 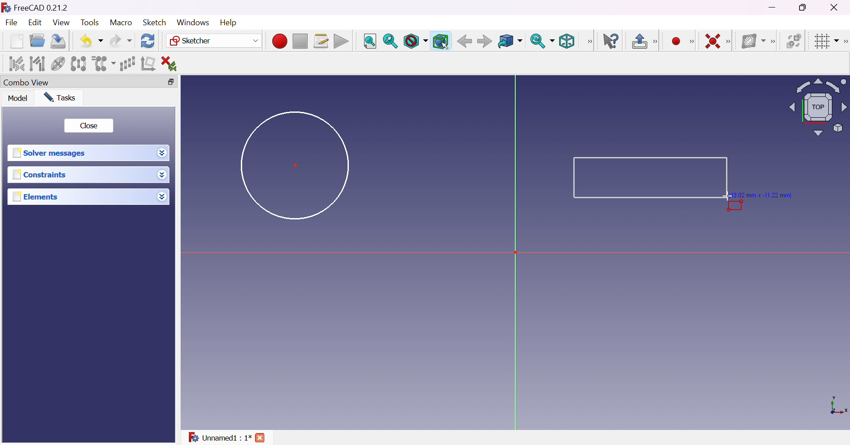 I want to click on File, so click(x=12, y=23).